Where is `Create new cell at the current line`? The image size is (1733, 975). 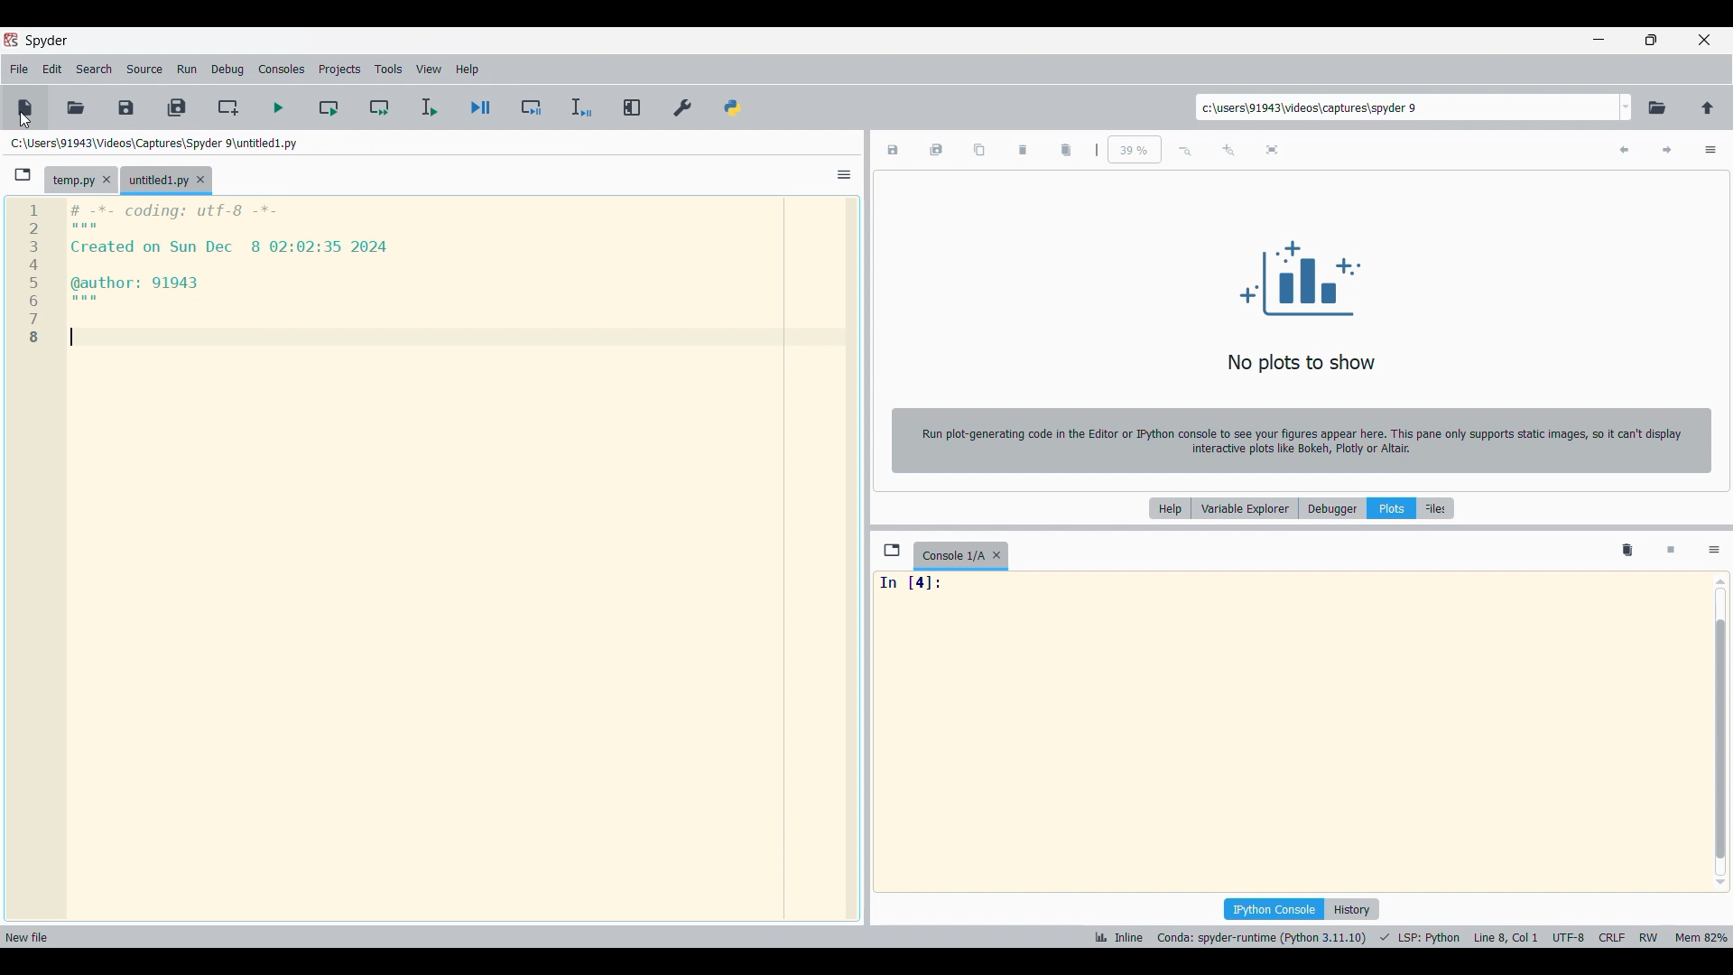
Create new cell at the current line is located at coordinates (227, 108).